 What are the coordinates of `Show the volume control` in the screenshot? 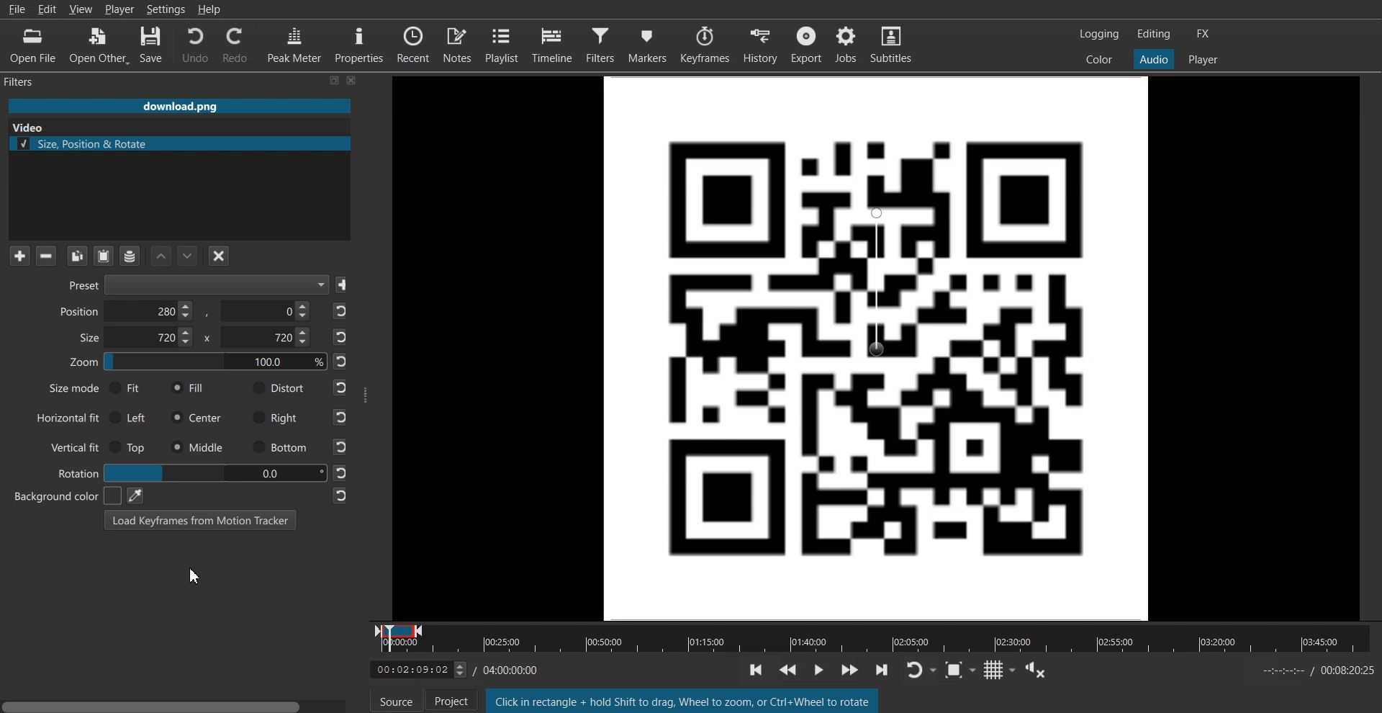 It's located at (1041, 672).